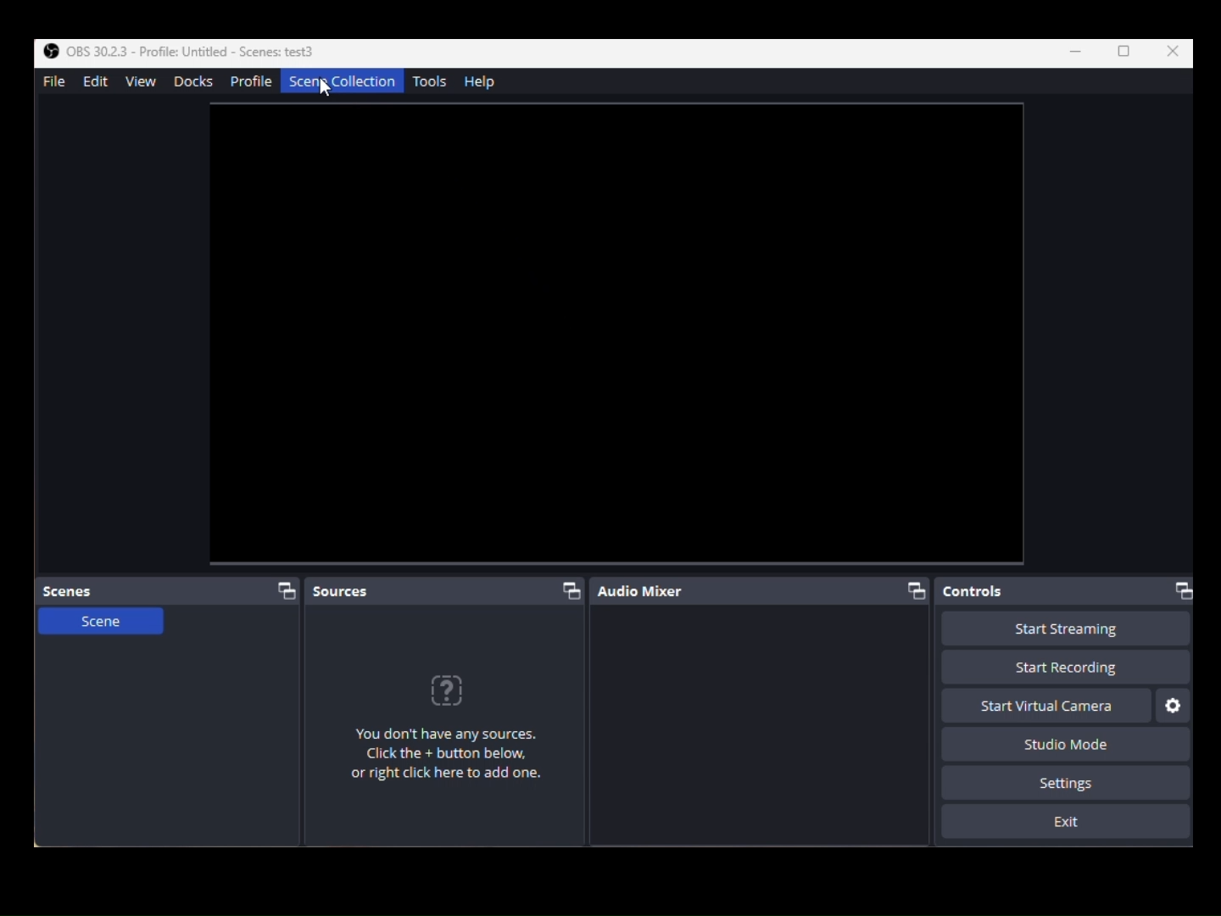  What do you see at coordinates (457, 734) in the screenshot?
I see `Any Sources` at bounding box center [457, 734].